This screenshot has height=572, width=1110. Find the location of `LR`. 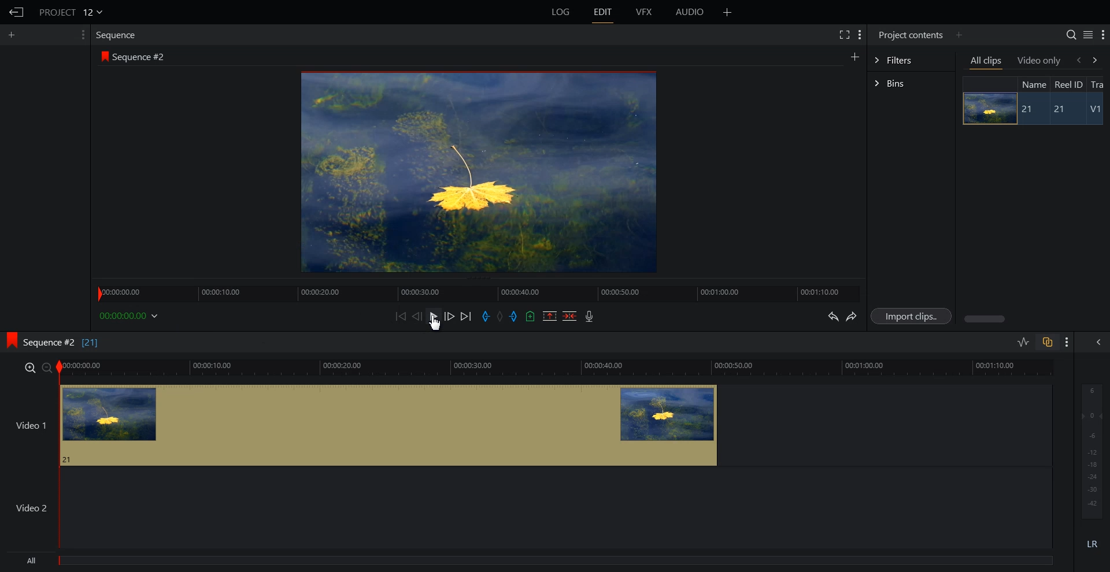

LR is located at coordinates (1093, 542).